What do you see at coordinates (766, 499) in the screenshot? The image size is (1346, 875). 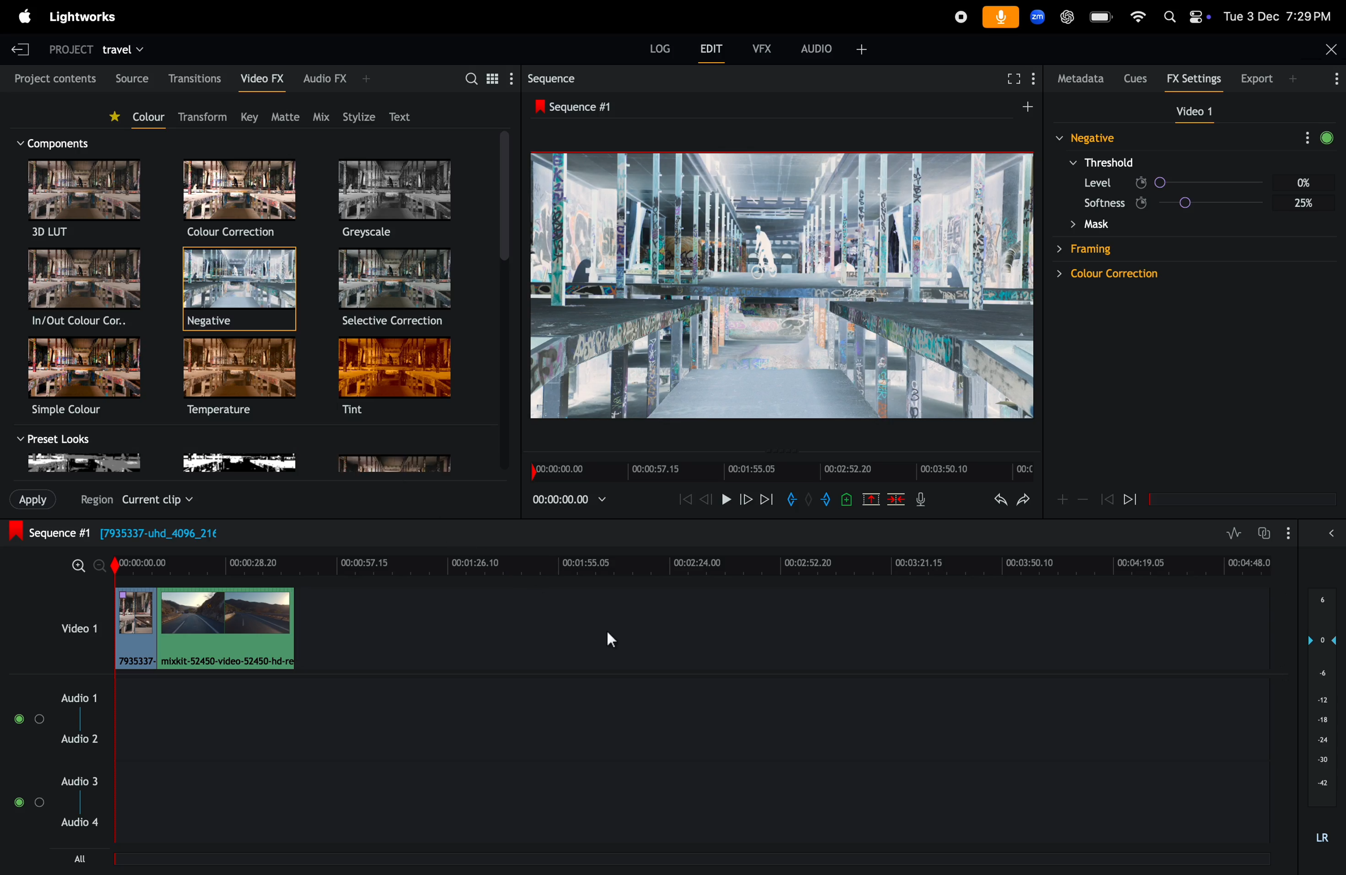 I see `next frame` at bounding box center [766, 499].